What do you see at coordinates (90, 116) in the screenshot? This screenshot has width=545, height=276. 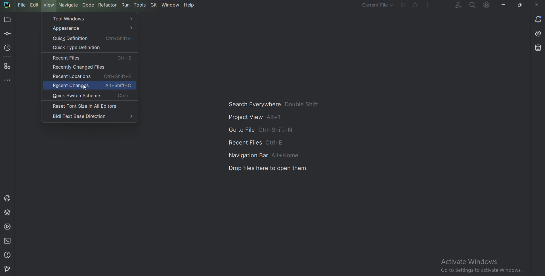 I see `Bidi text base direction` at bounding box center [90, 116].